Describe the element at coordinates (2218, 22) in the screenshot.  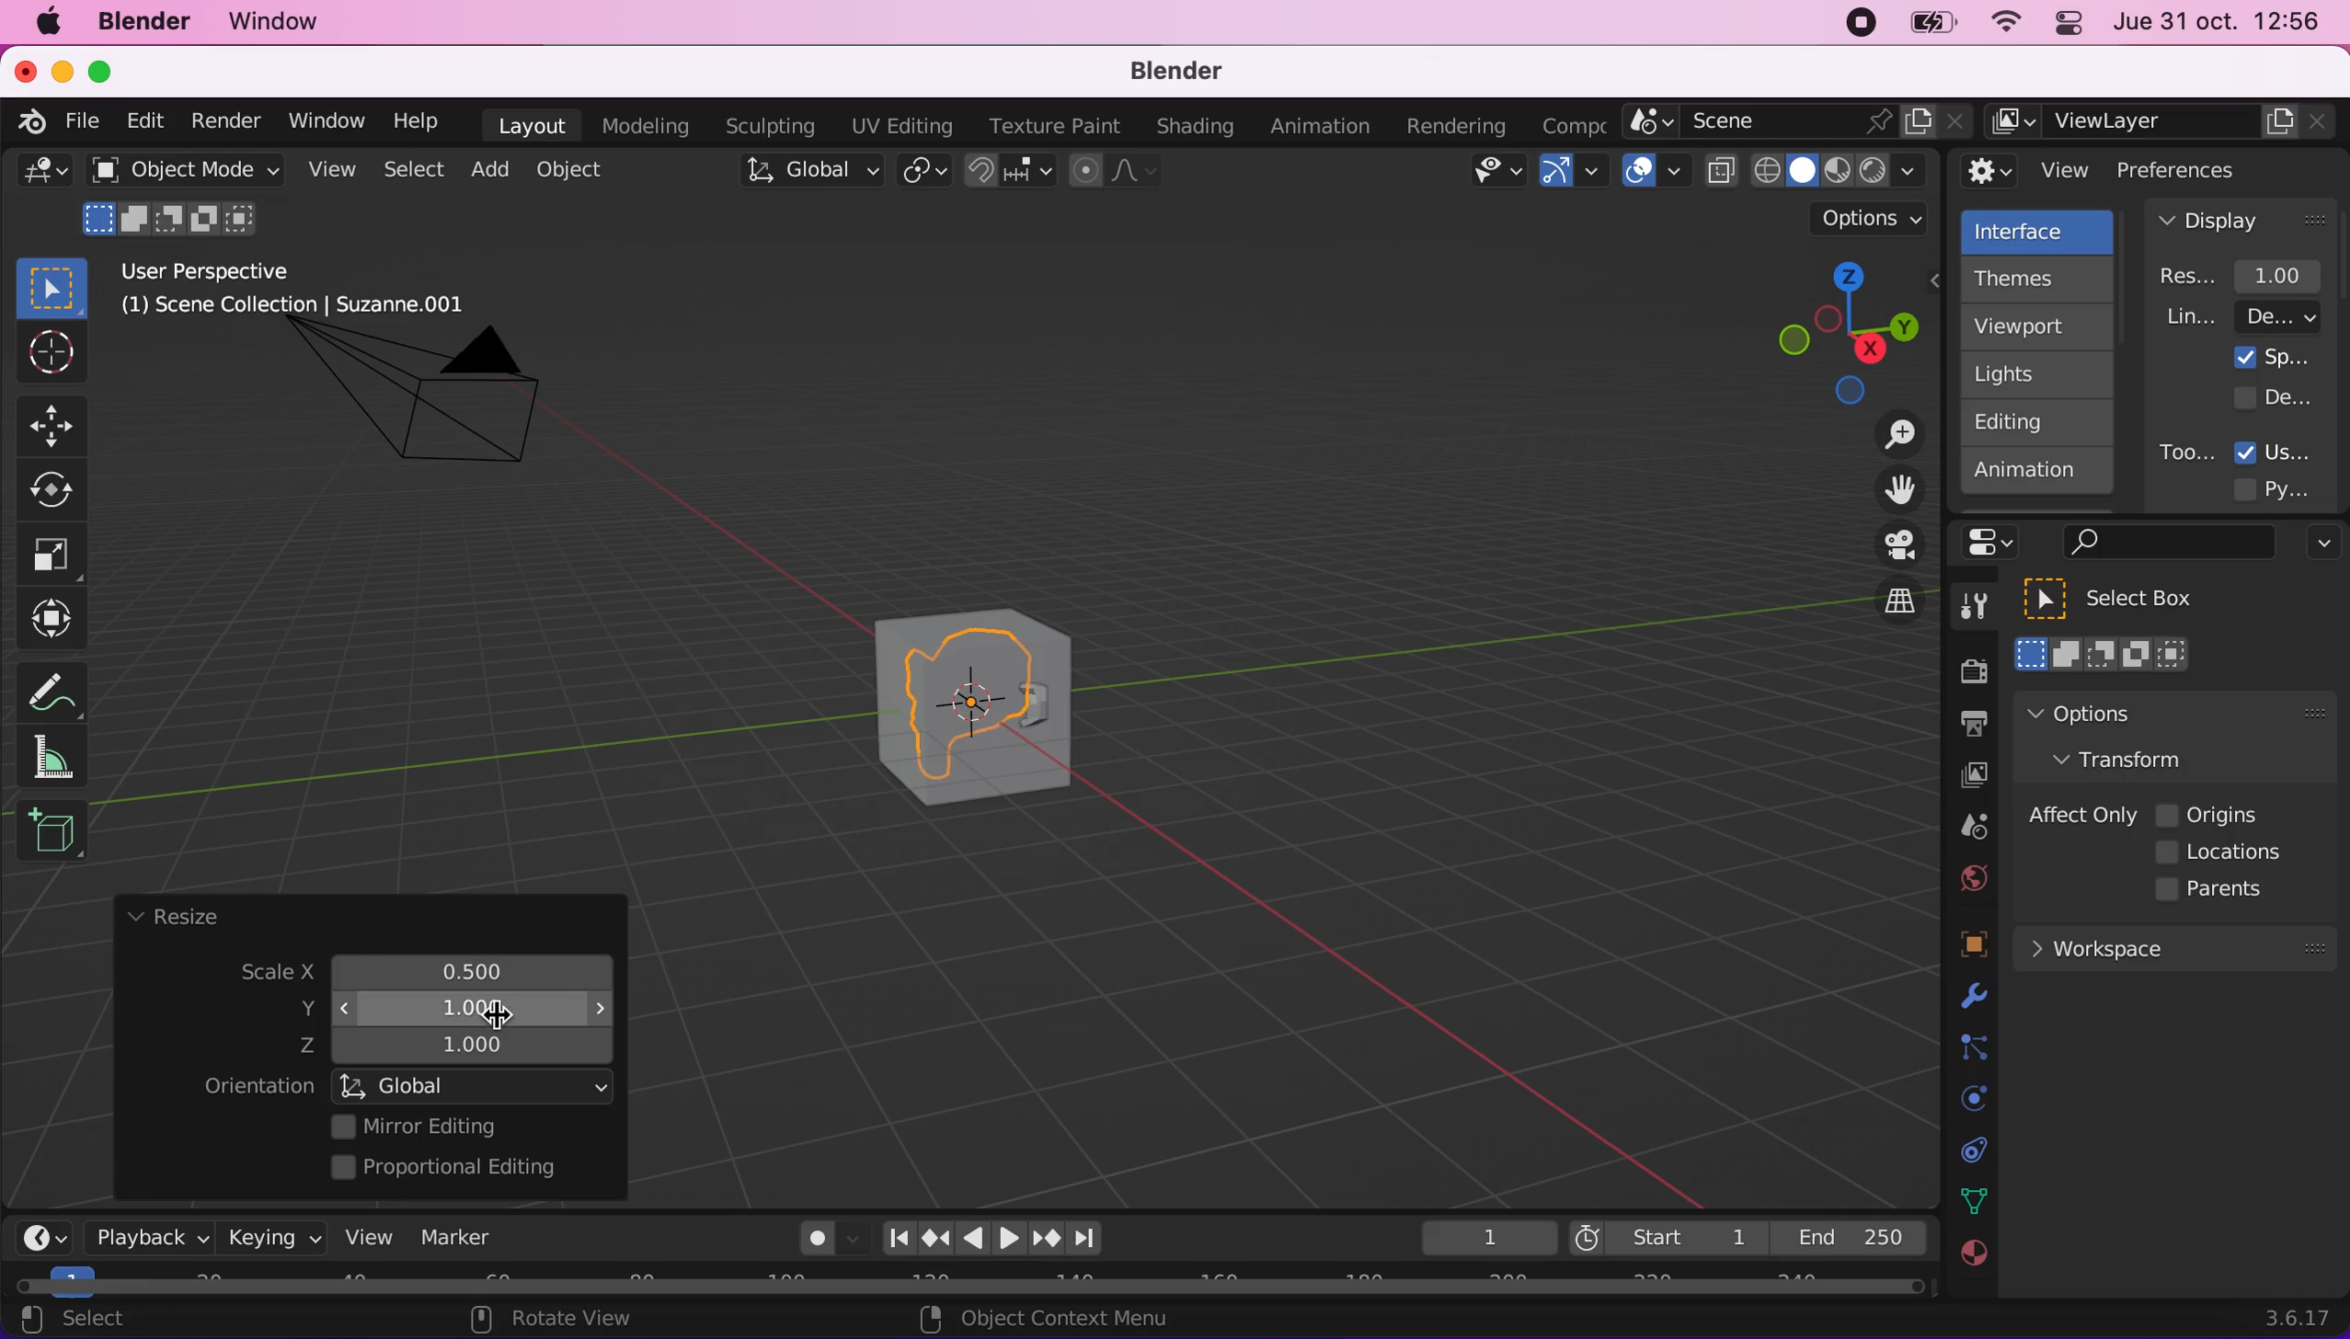
I see `jue 31 oct. 12:56` at that location.